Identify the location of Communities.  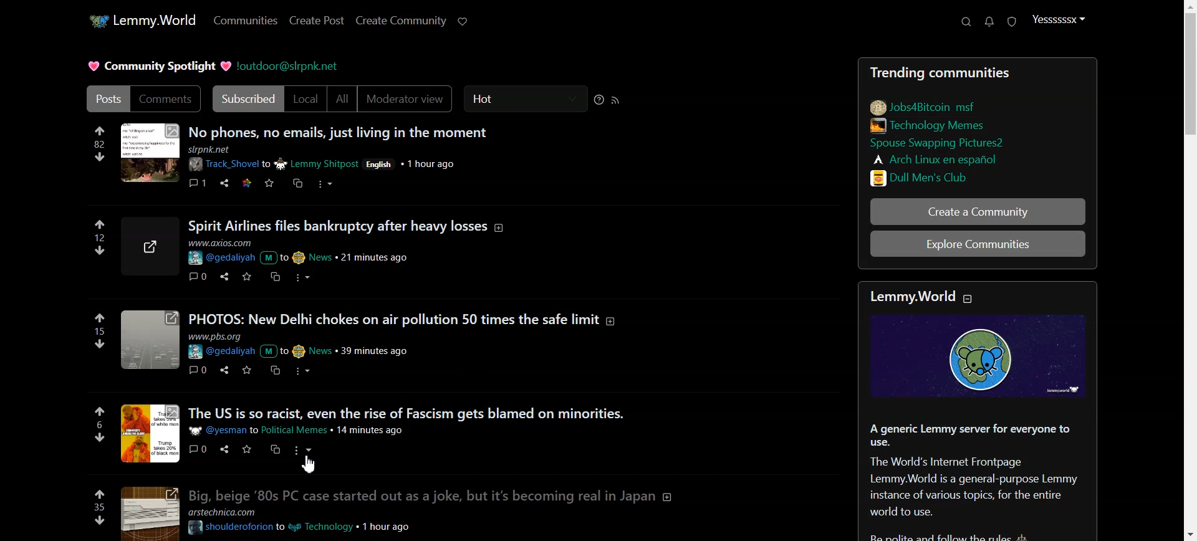
(245, 21).